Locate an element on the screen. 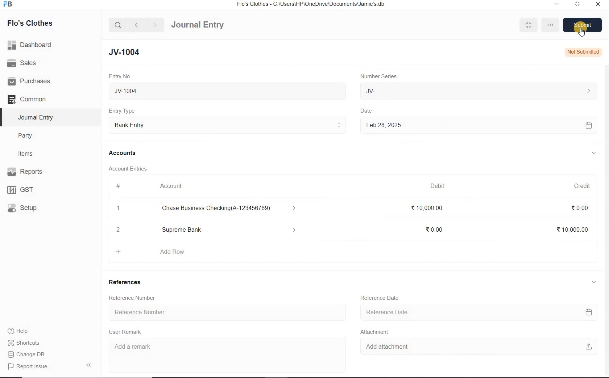  Reference Date is located at coordinates (481, 313).